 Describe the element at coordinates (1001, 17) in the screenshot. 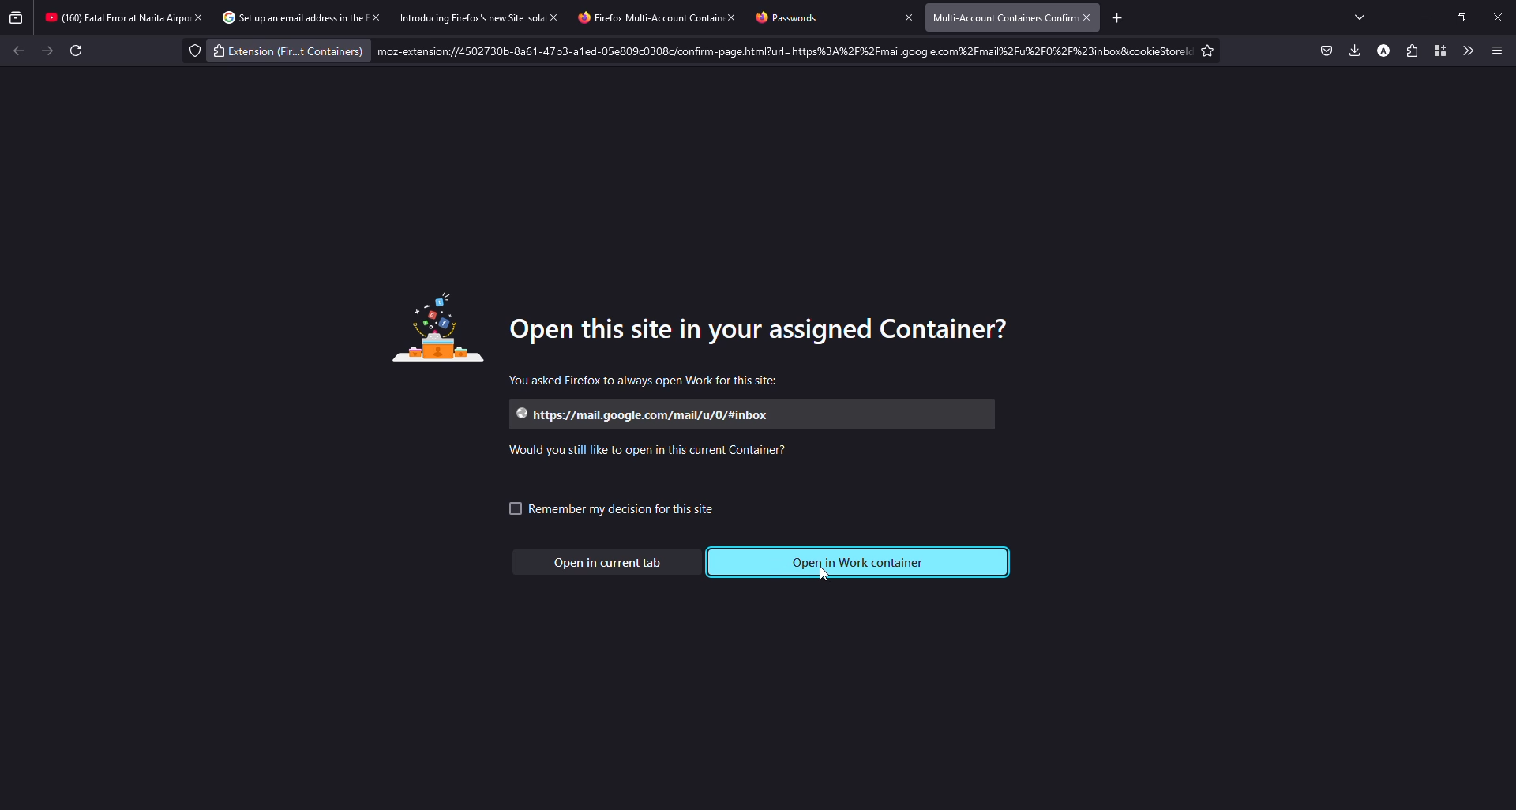

I see `Multi-Account Containers Confirm` at that location.